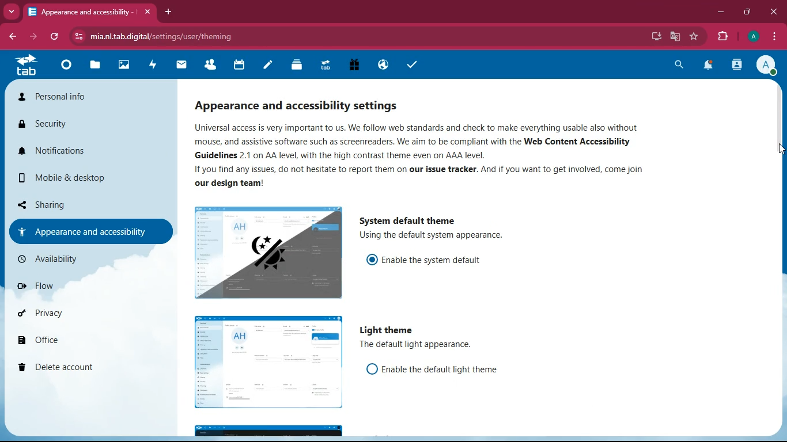  Describe the element at coordinates (89, 181) in the screenshot. I see `mobile` at that location.